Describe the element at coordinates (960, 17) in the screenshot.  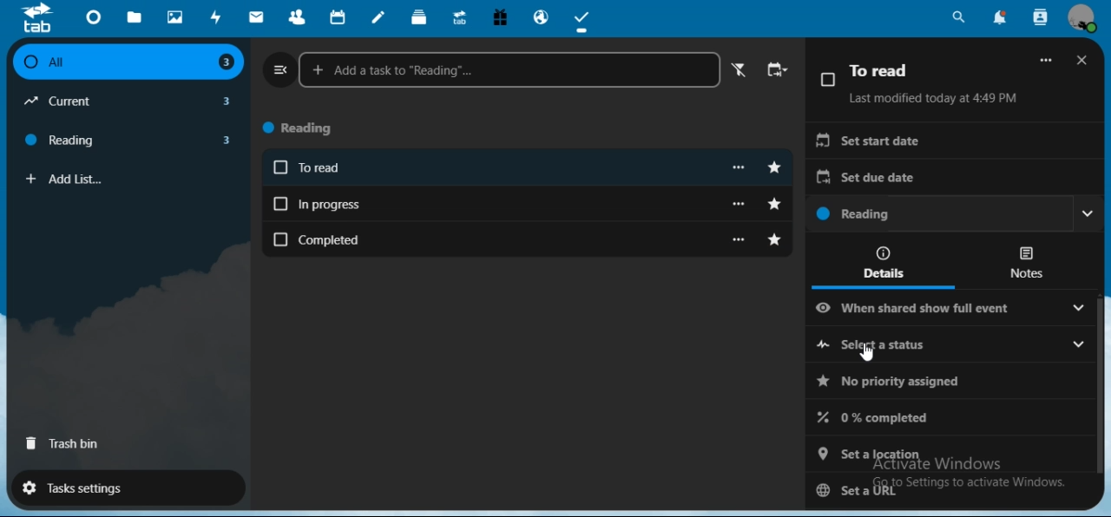
I see `search` at that location.